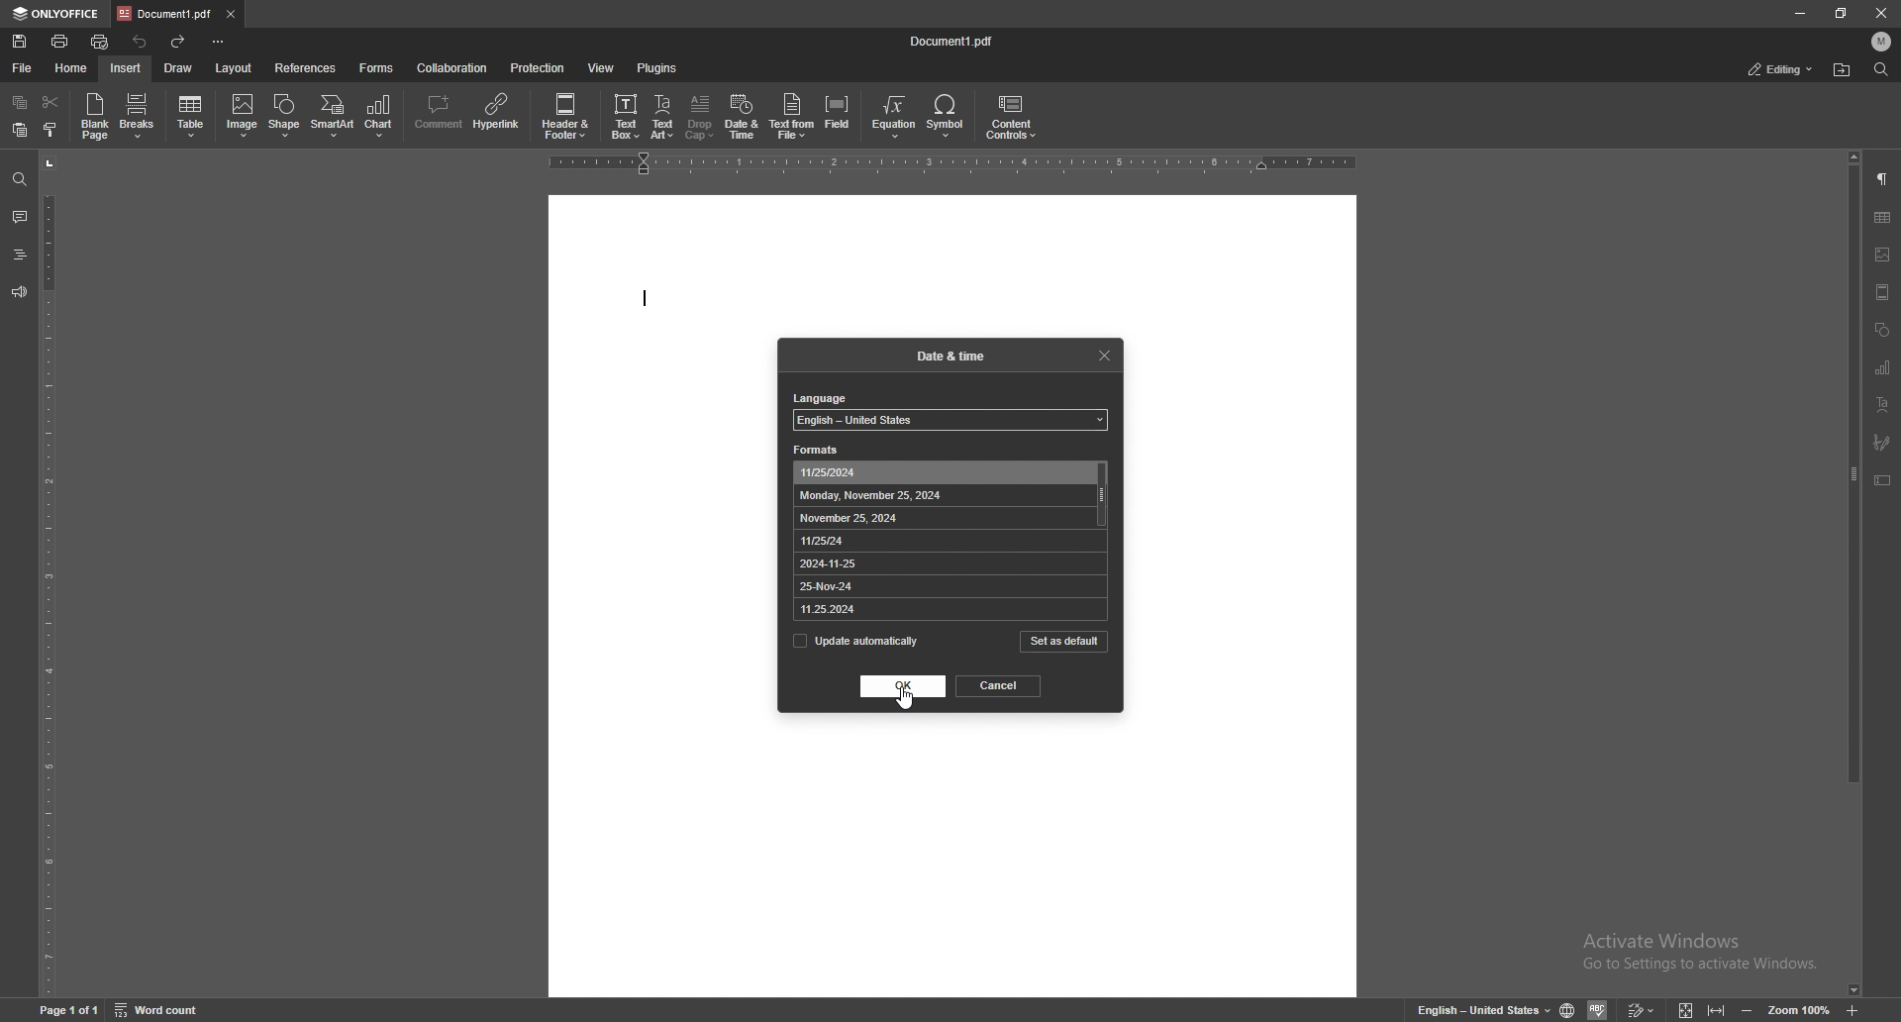  Describe the element at coordinates (1640, 1008) in the screenshot. I see `track changes` at that location.